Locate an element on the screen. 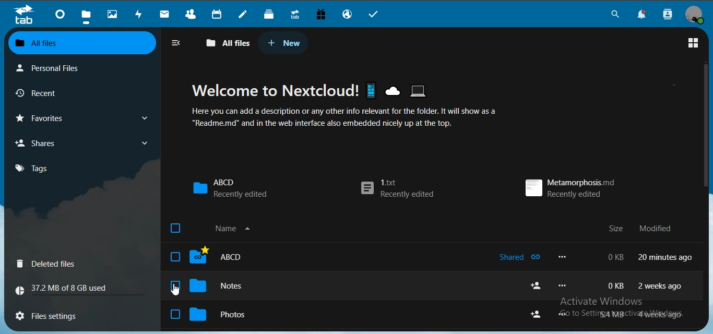 Image resolution: width=713 pixels, height=334 pixels. search is located at coordinates (614, 14).